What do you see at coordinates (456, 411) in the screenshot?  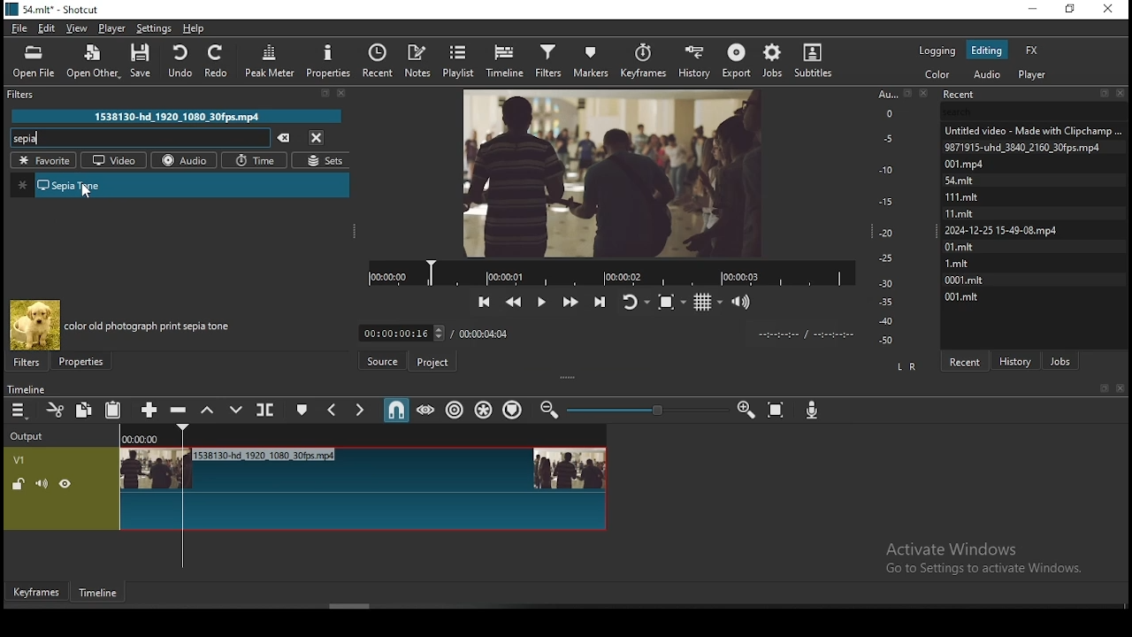 I see `ripple` at bounding box center [456, 411].